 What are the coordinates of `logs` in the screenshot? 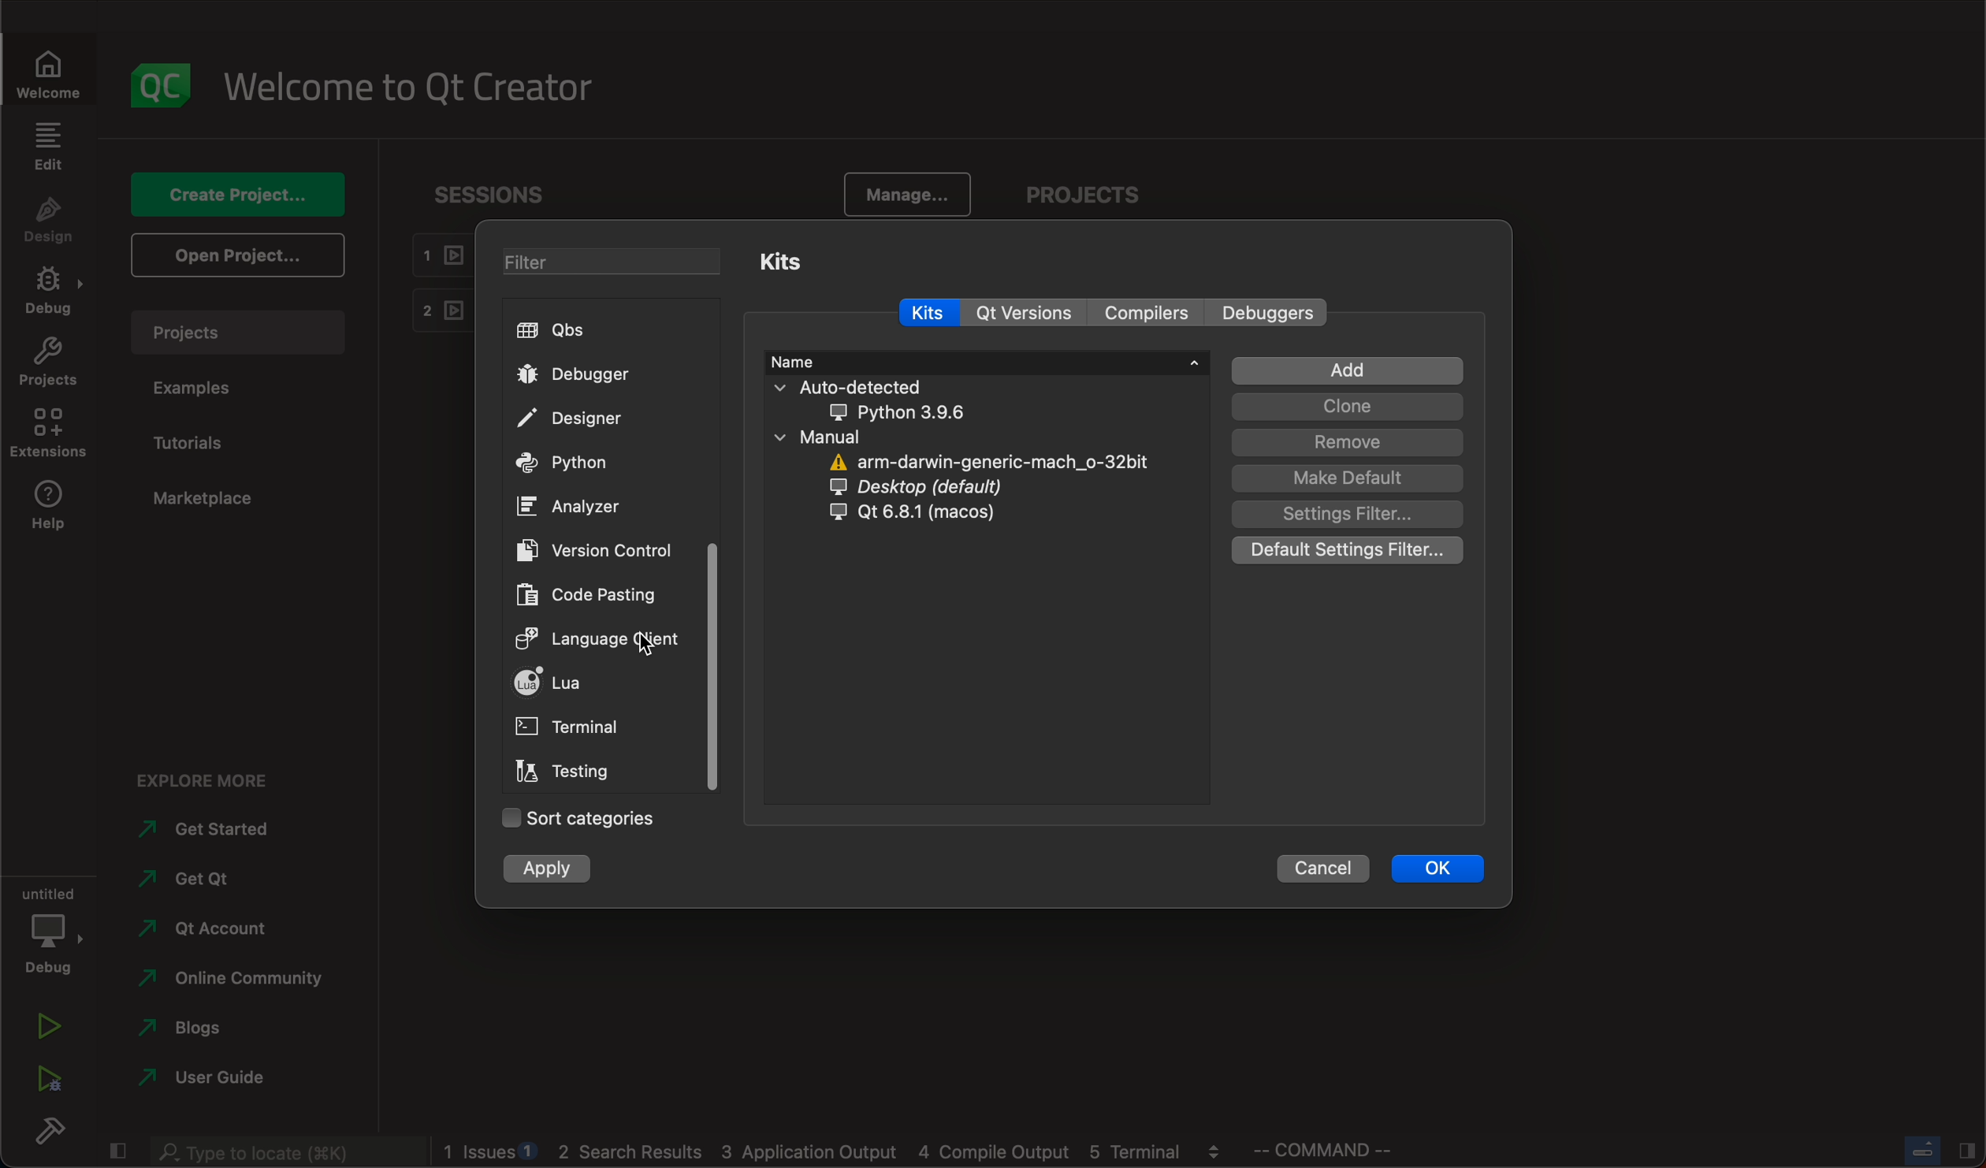 It's located at (836, 1153).